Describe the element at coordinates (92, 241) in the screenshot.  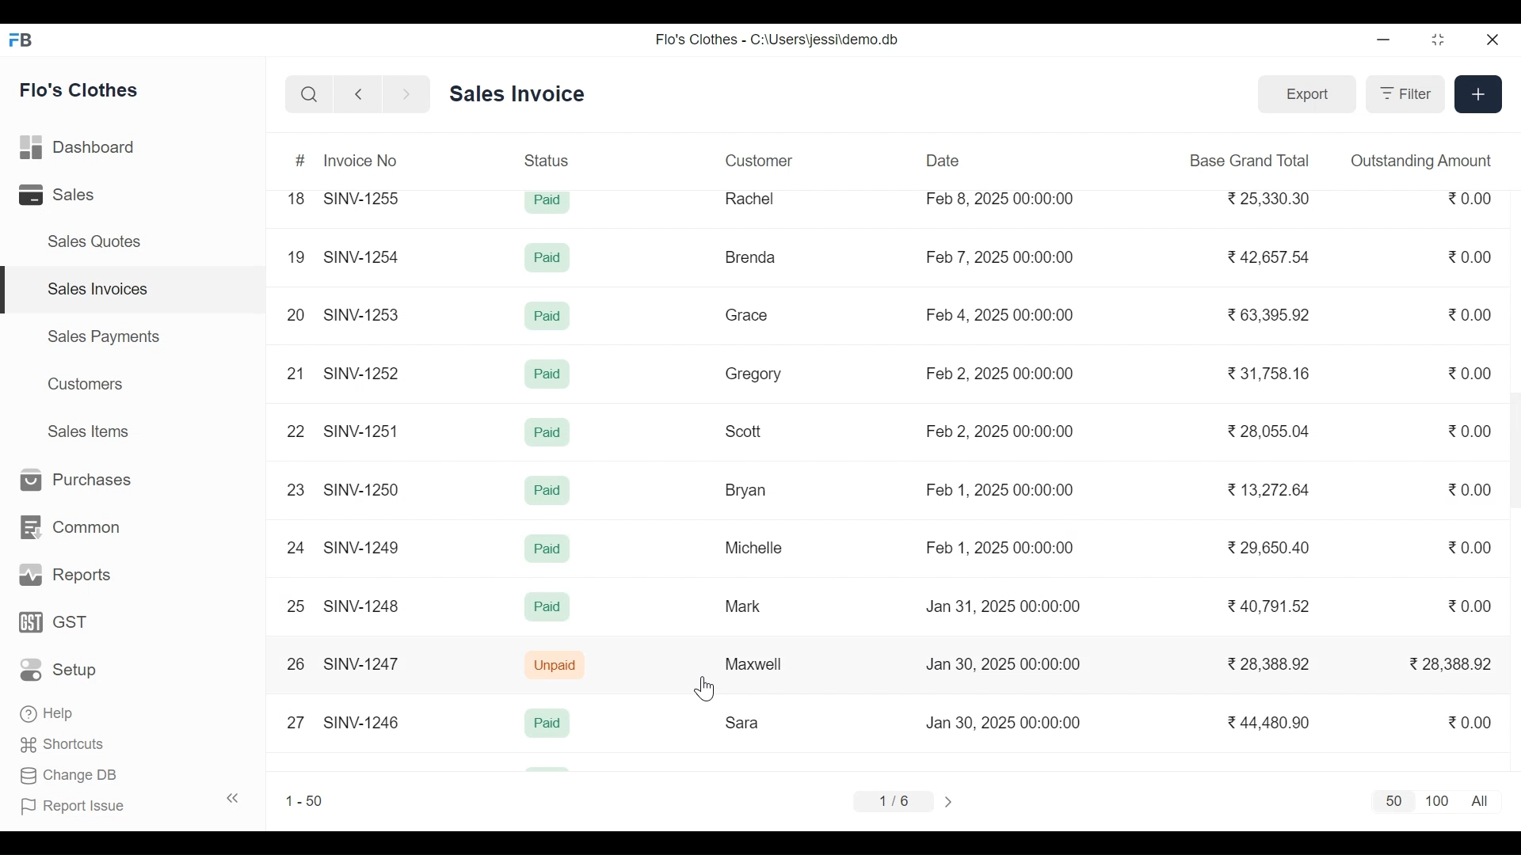
I see `Sales Quotes` at that location.